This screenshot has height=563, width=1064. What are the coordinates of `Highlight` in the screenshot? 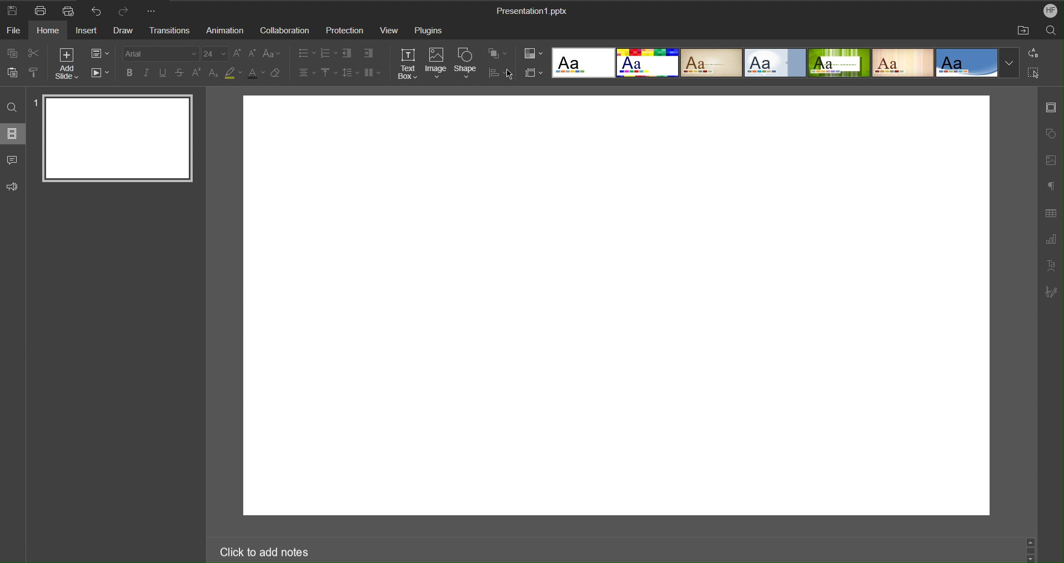 It's located at (233, 73).